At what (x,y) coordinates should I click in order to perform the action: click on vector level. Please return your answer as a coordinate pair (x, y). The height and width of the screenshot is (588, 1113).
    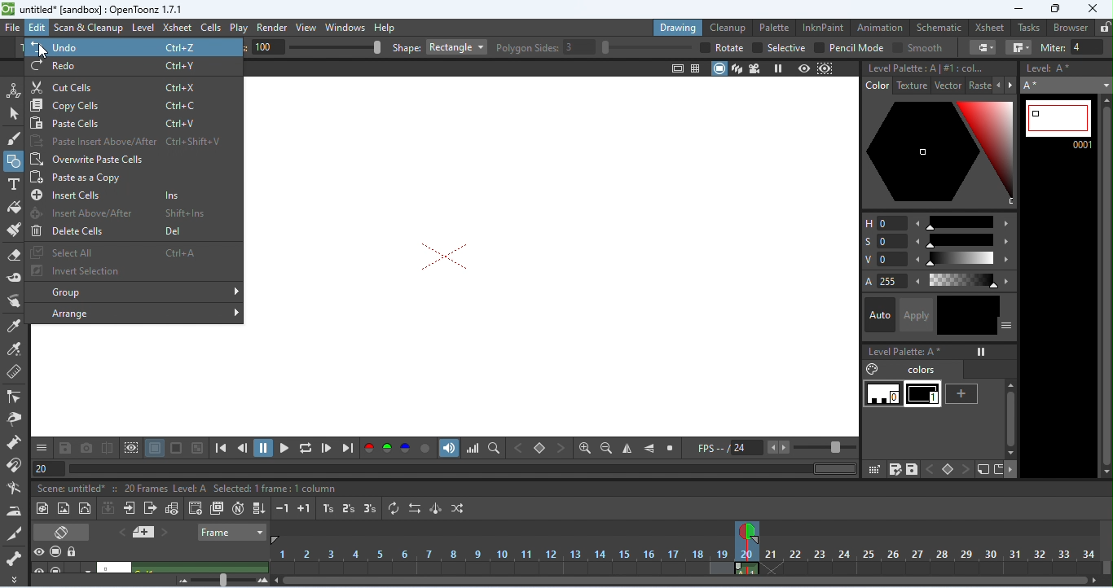
    Looking at the image, I should click on (86, 507).